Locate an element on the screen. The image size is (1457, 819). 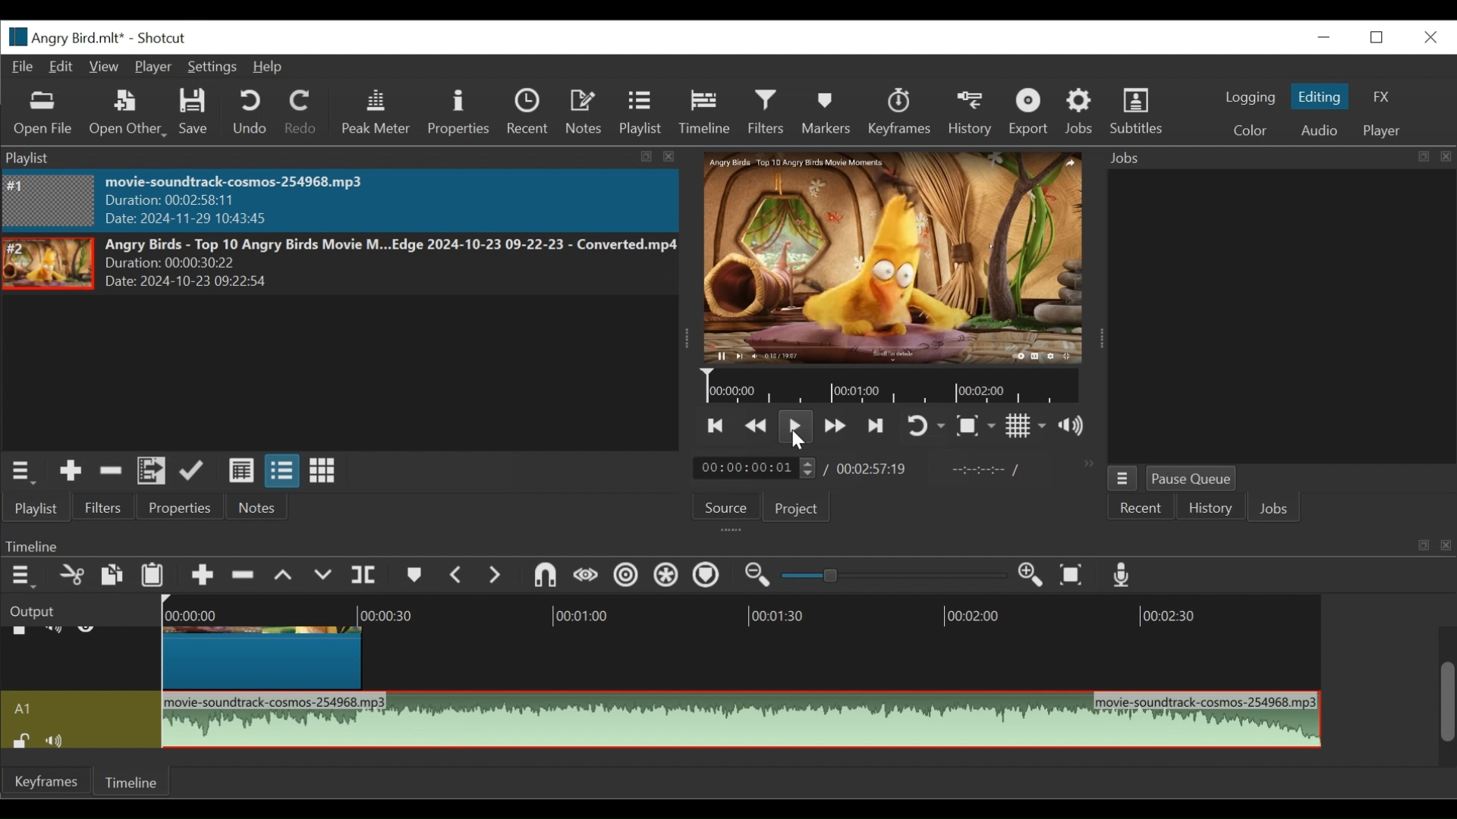
movie-soundtrack-cosmos-254968.mp3(clip sound) is located at coordinates (742, 719).